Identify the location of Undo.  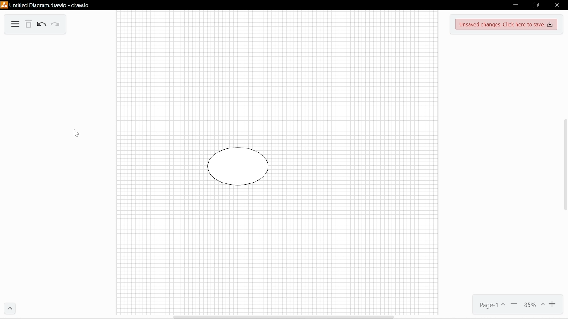
(41, 25).